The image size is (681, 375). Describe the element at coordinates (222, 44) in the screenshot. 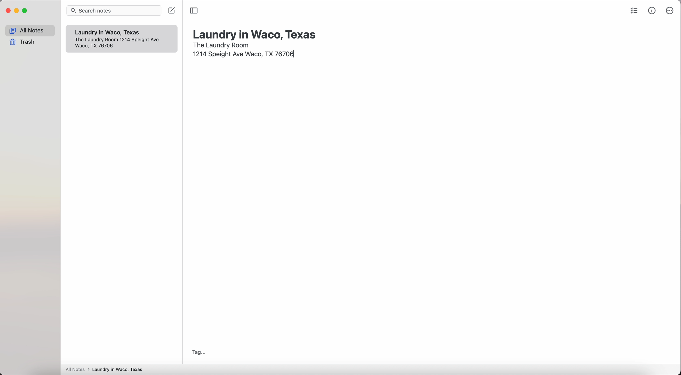

I see `the laundry room` at that location.